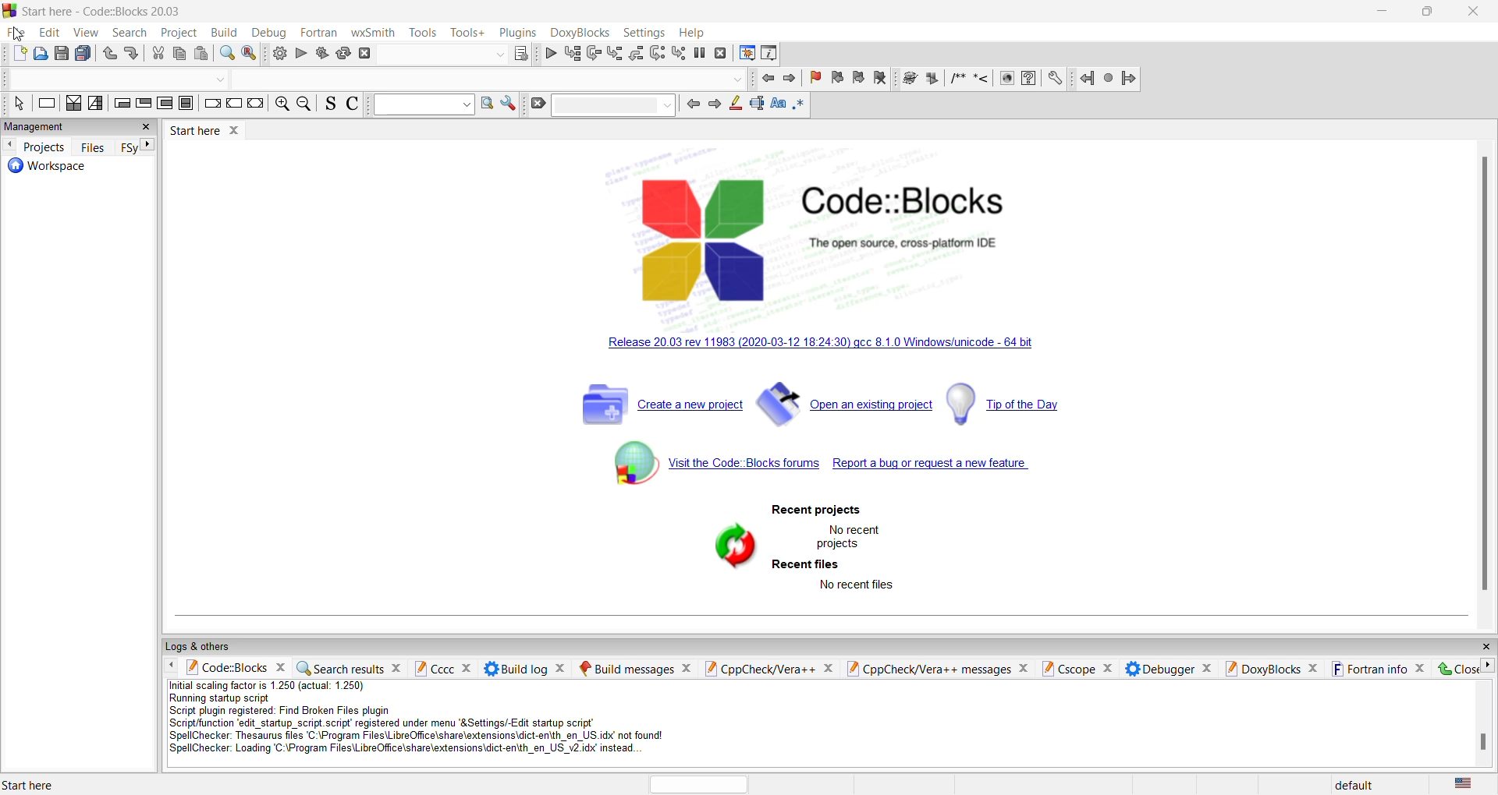 This screenshot has width=1498, height=795. I want to click on code block logo, so click(701, 237).